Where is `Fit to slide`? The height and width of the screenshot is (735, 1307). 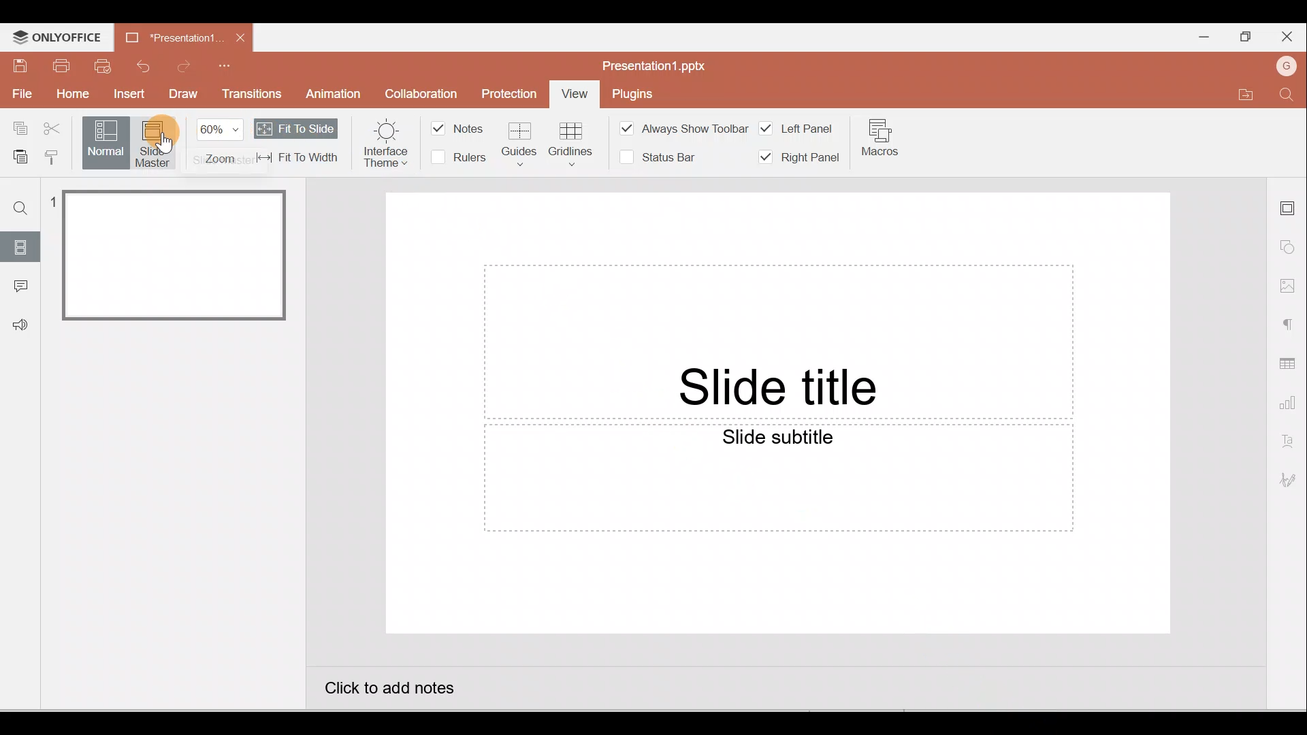
Fit to slide is located at coordinates (297, 129).